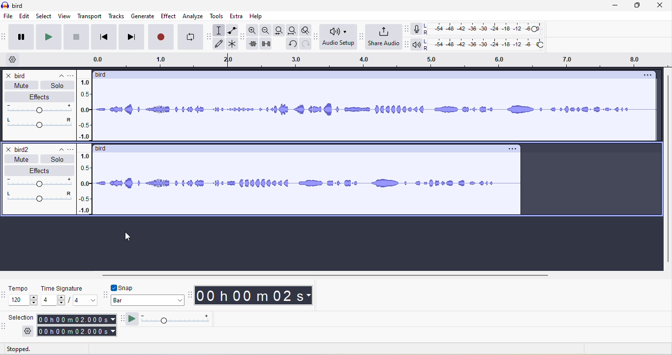 The image size is (672, 355). I want to click on cursor, so click(127, 237).